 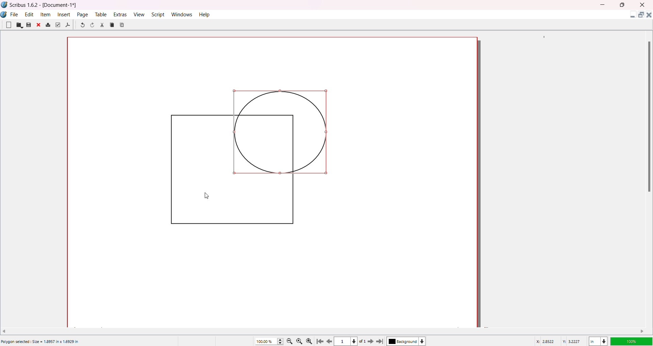 I want to click on Zoom Increase/Decrease, so click(x=281, y=340).